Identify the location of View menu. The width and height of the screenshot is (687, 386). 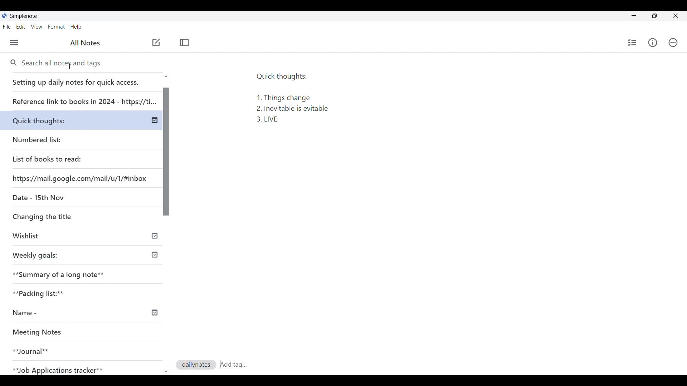
(36, 27).